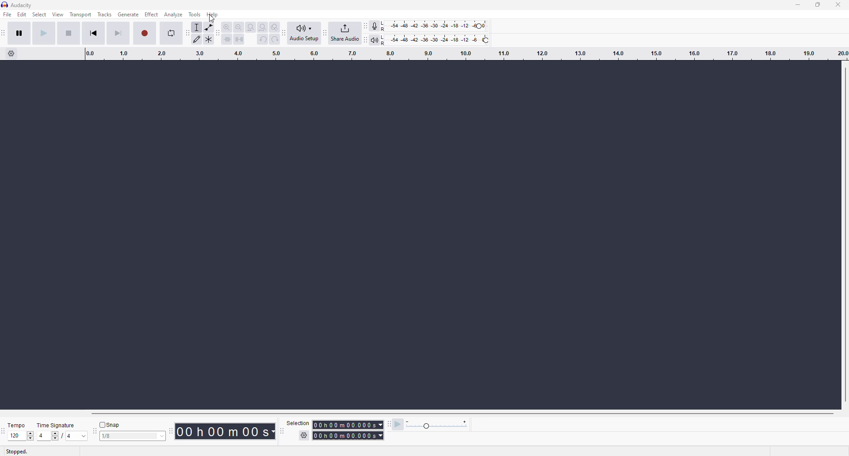 The height and width of the screenshot is (456, 849). What do you see at coordinates (171, 35) in the screenshot?
I see `enable looping` at bounding box center [171, 35].